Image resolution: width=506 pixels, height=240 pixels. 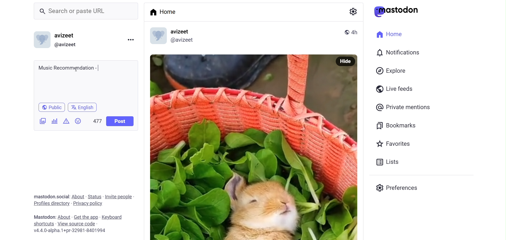 I want to click on mastodon, so click(x=397, y=11).